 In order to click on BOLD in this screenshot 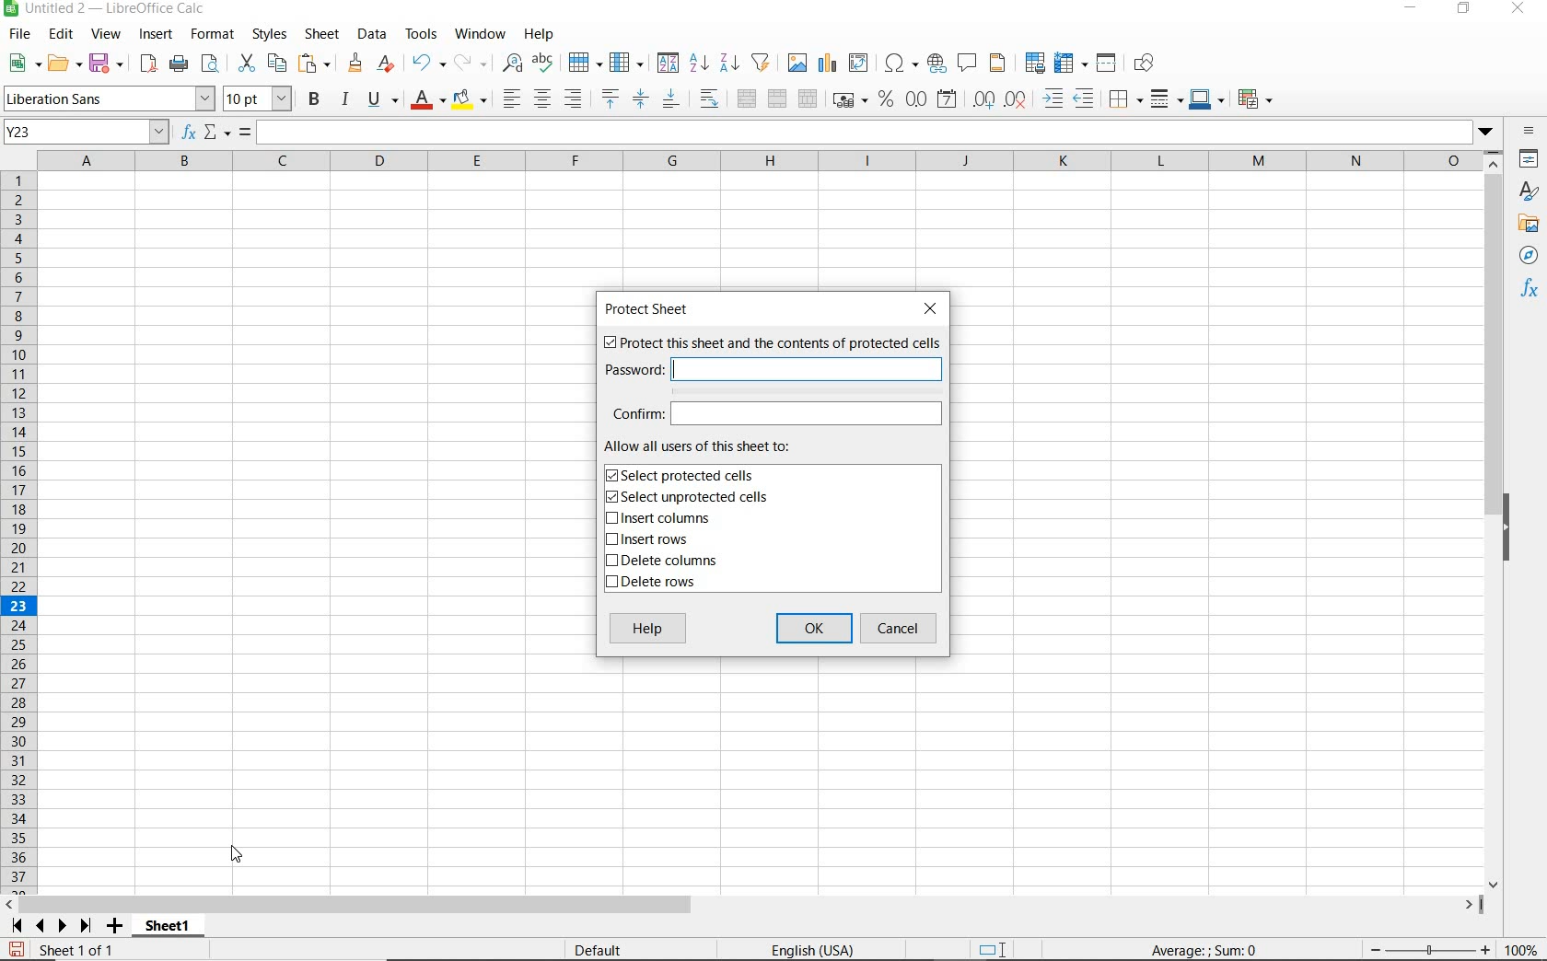, I will do `click(314, 101)`.